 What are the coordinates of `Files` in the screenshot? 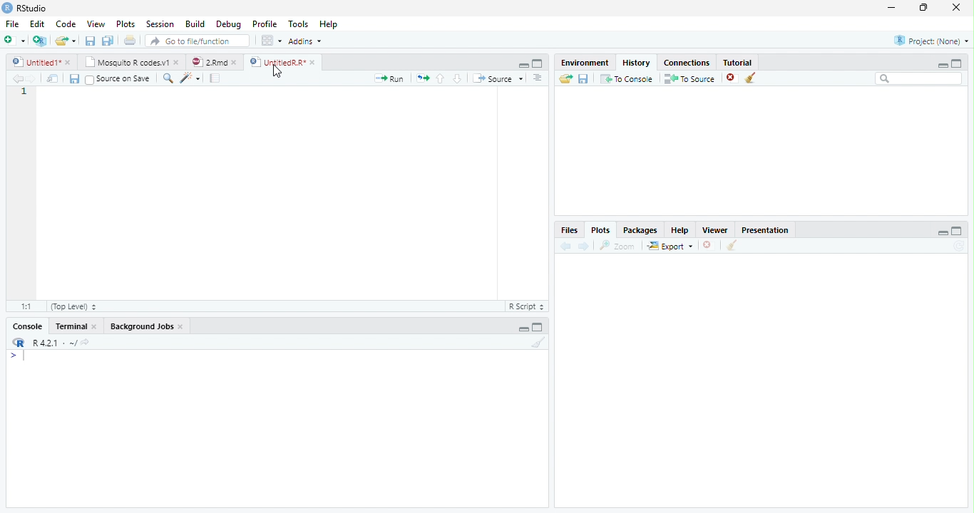 It's located at (572, 230).